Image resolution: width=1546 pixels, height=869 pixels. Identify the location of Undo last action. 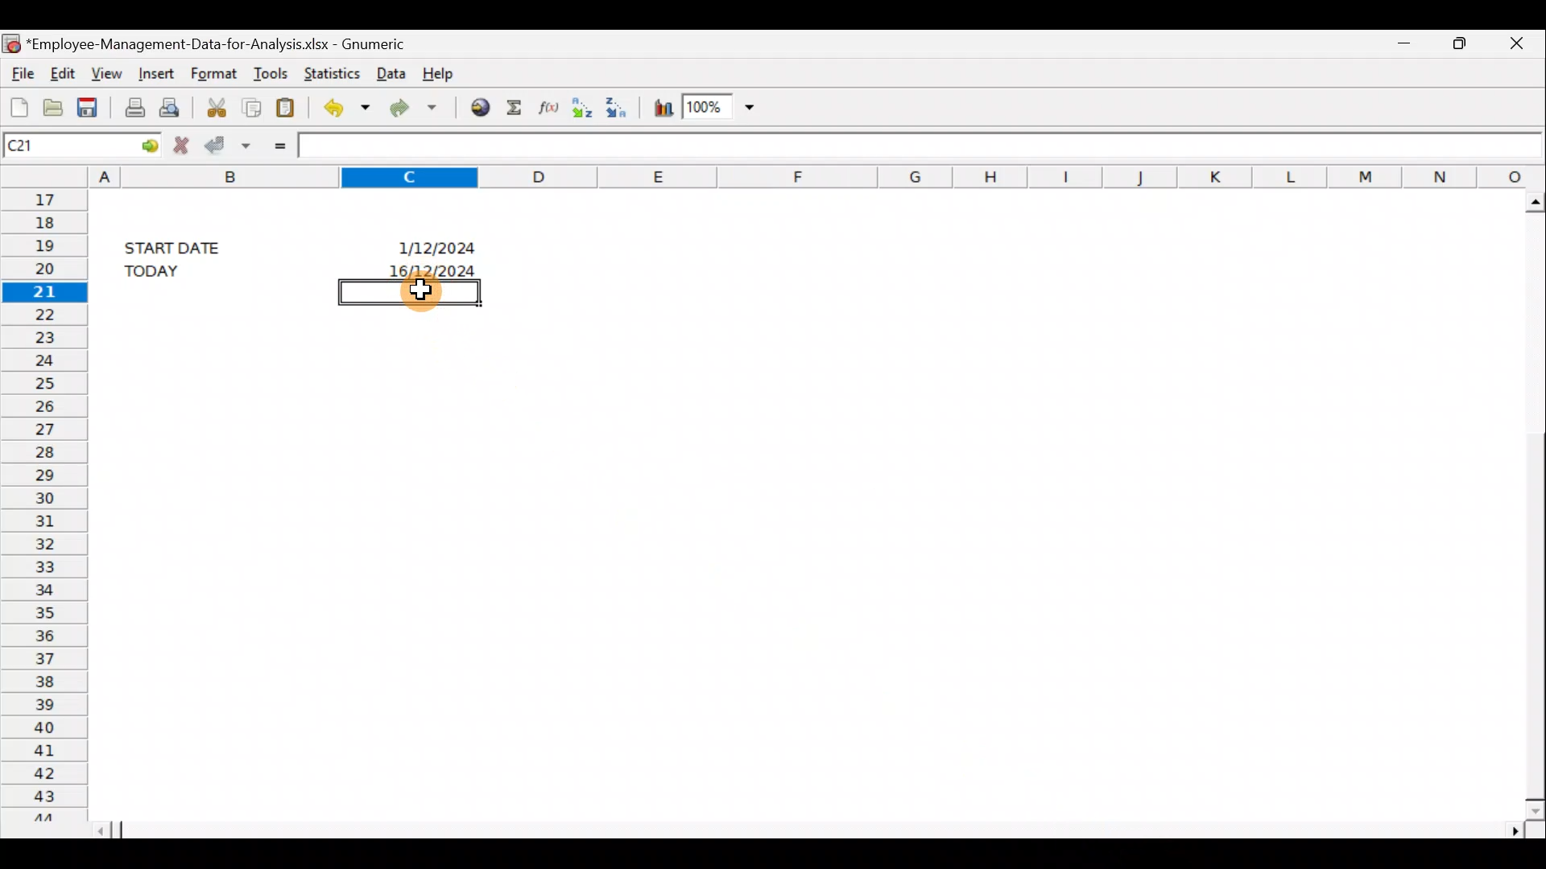
(343, 105).